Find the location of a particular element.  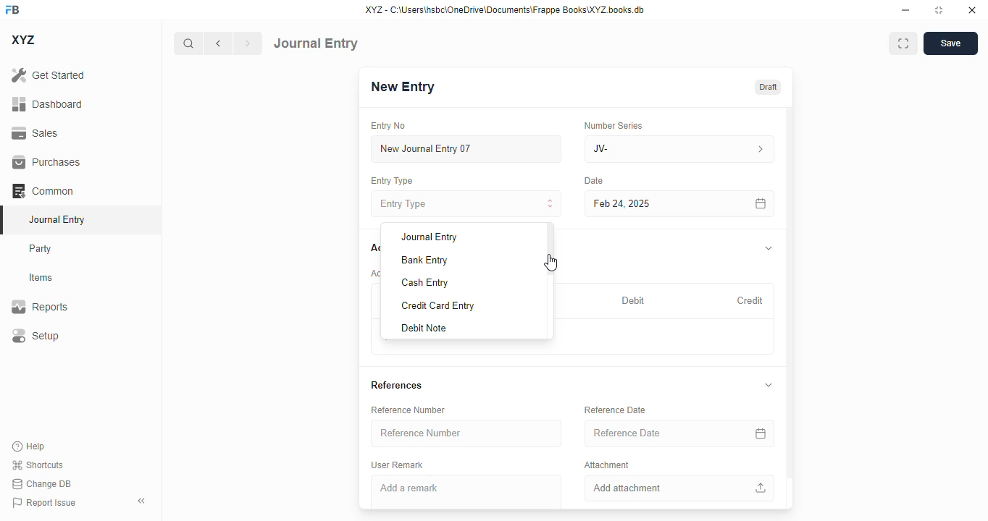

user remark is located at coordinates (398, 465).